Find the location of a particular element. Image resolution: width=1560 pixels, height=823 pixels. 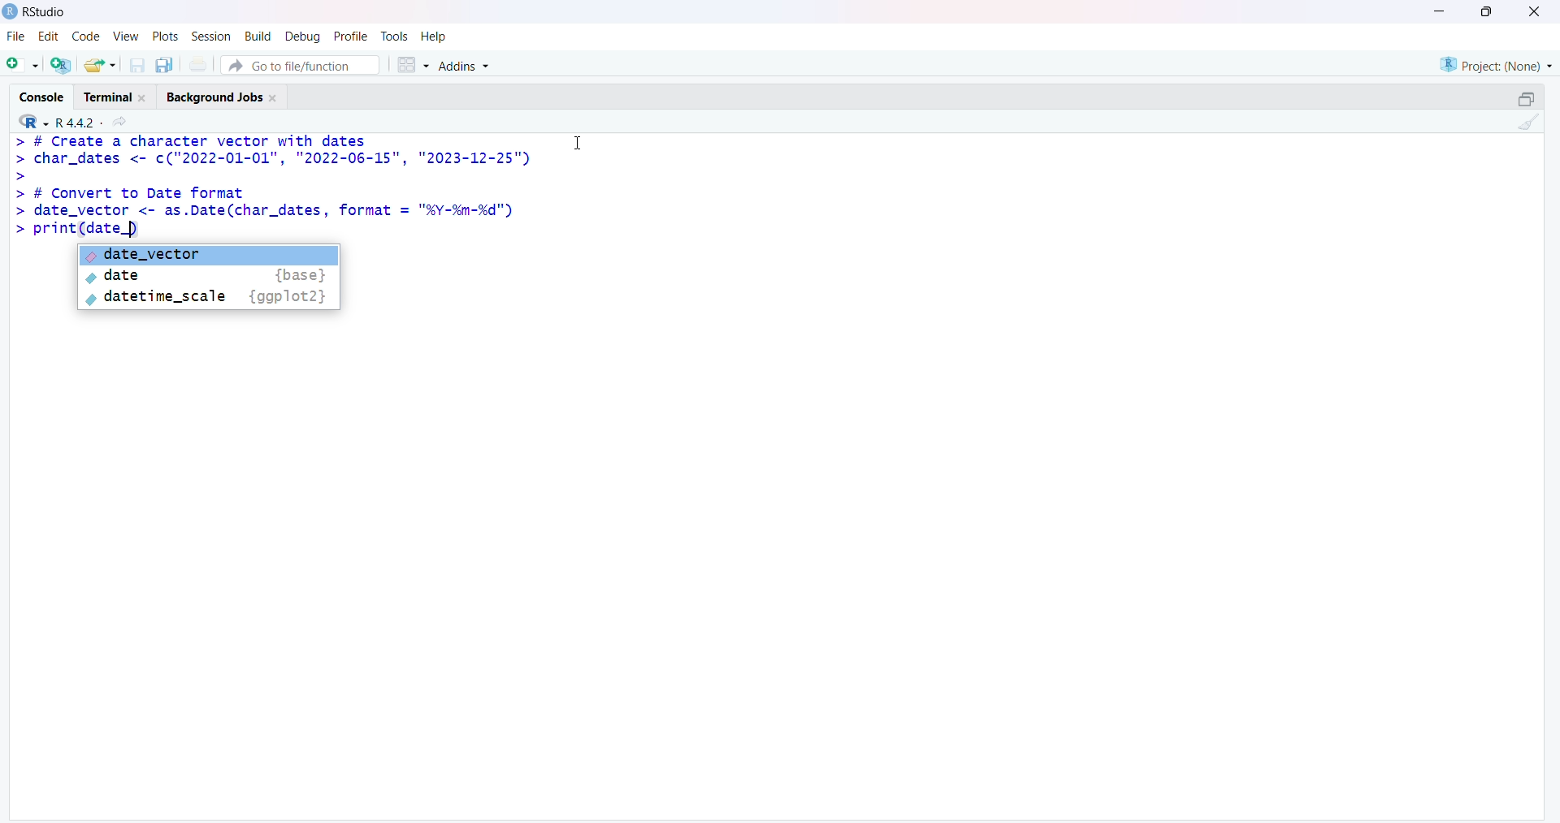

File is located at coordinates (14, 39).